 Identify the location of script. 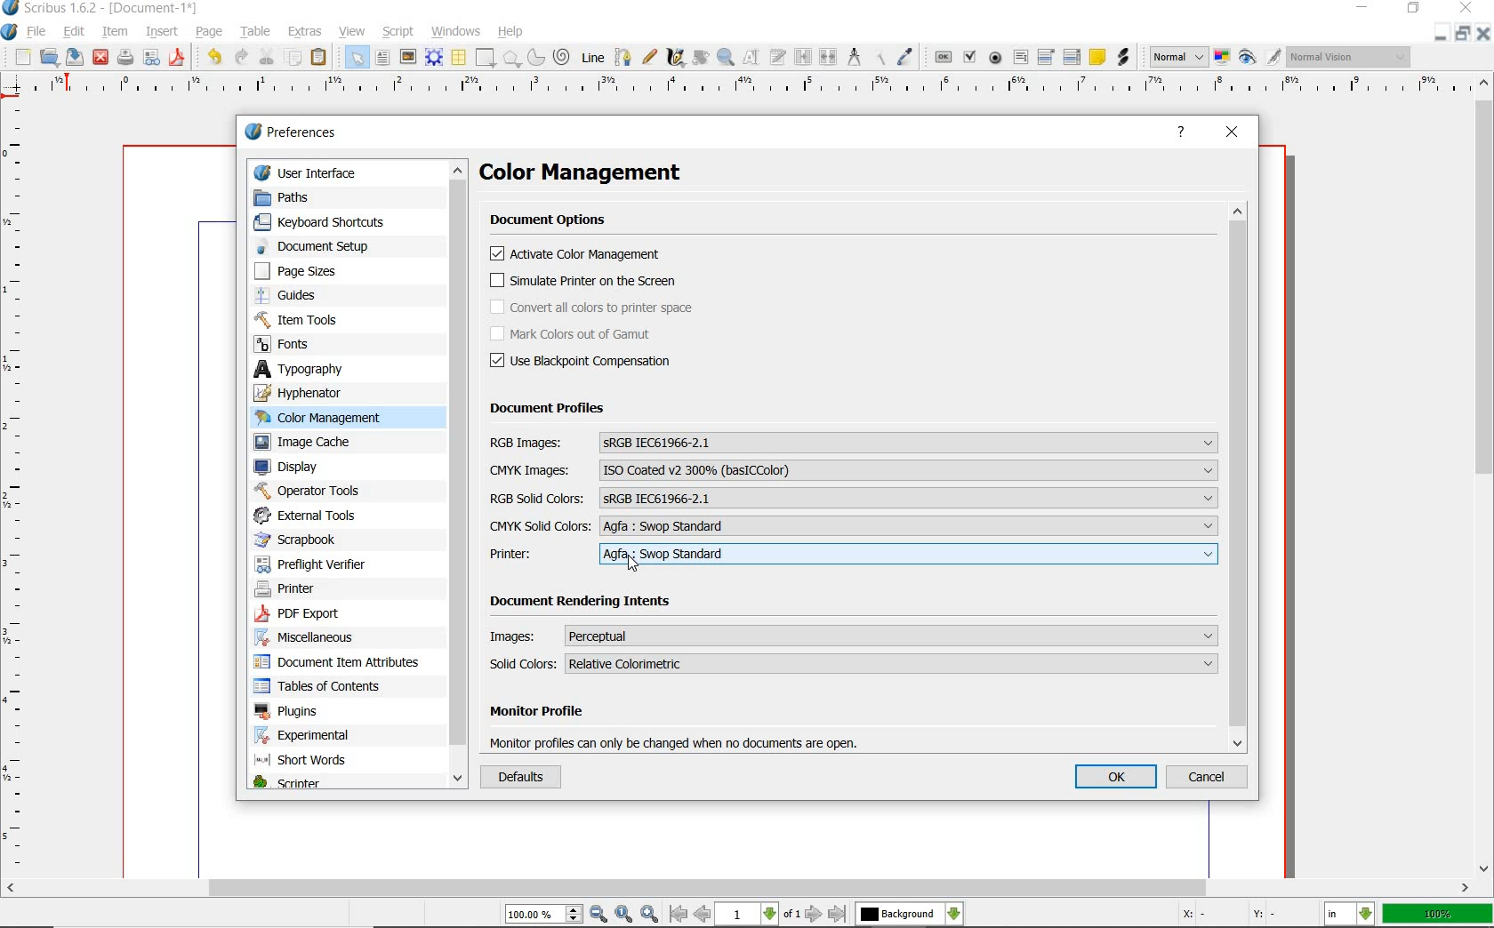
(399, 32).